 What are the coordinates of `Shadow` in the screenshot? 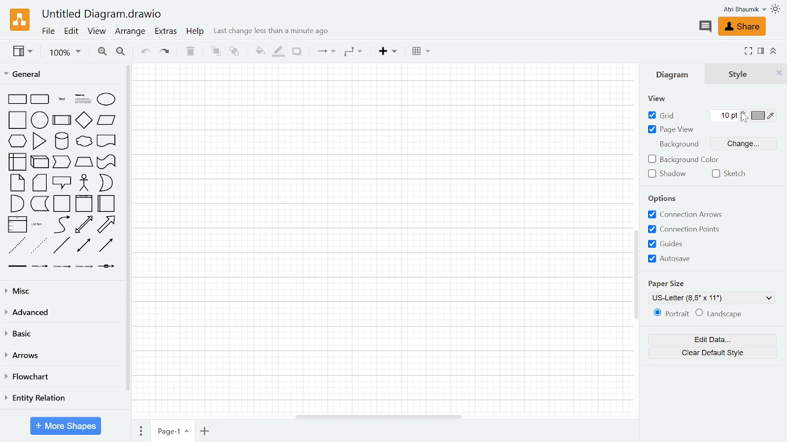 It's located at (668, 175).